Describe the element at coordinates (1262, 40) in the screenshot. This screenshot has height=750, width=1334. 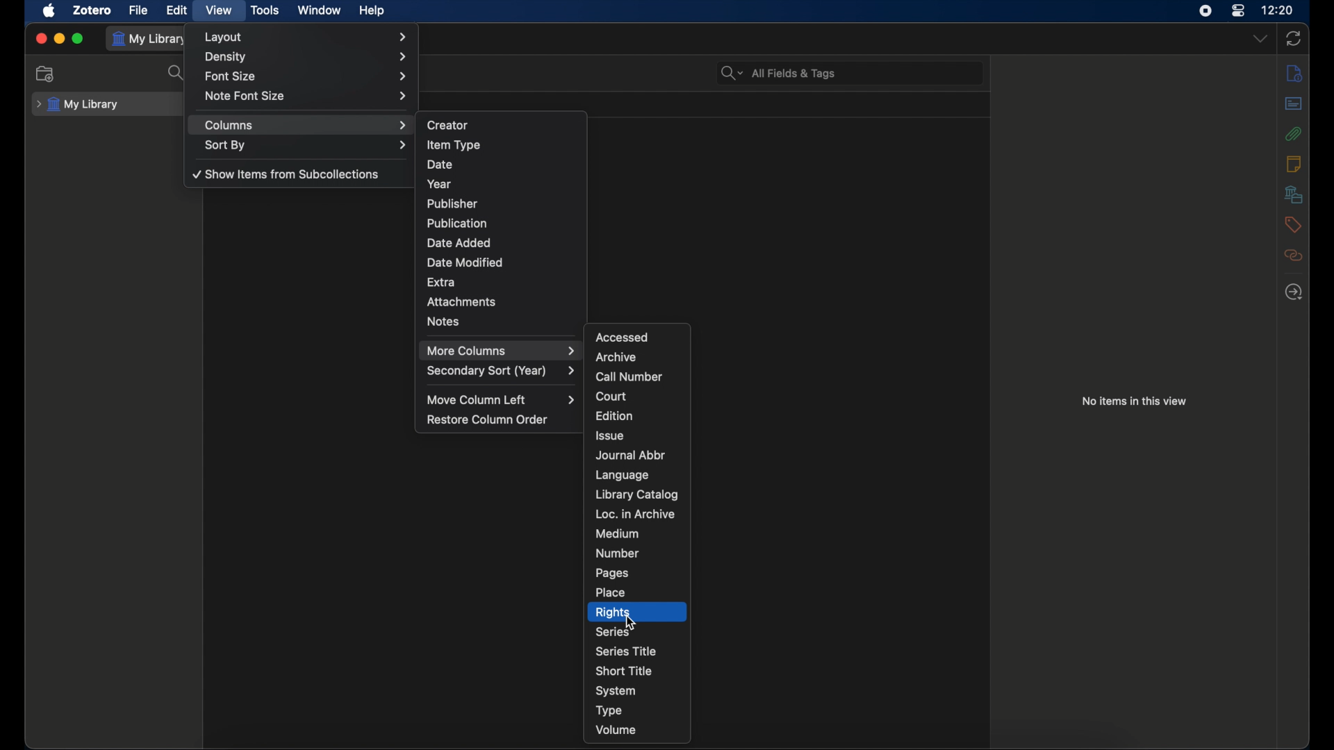
I see `dropdown` at that location.